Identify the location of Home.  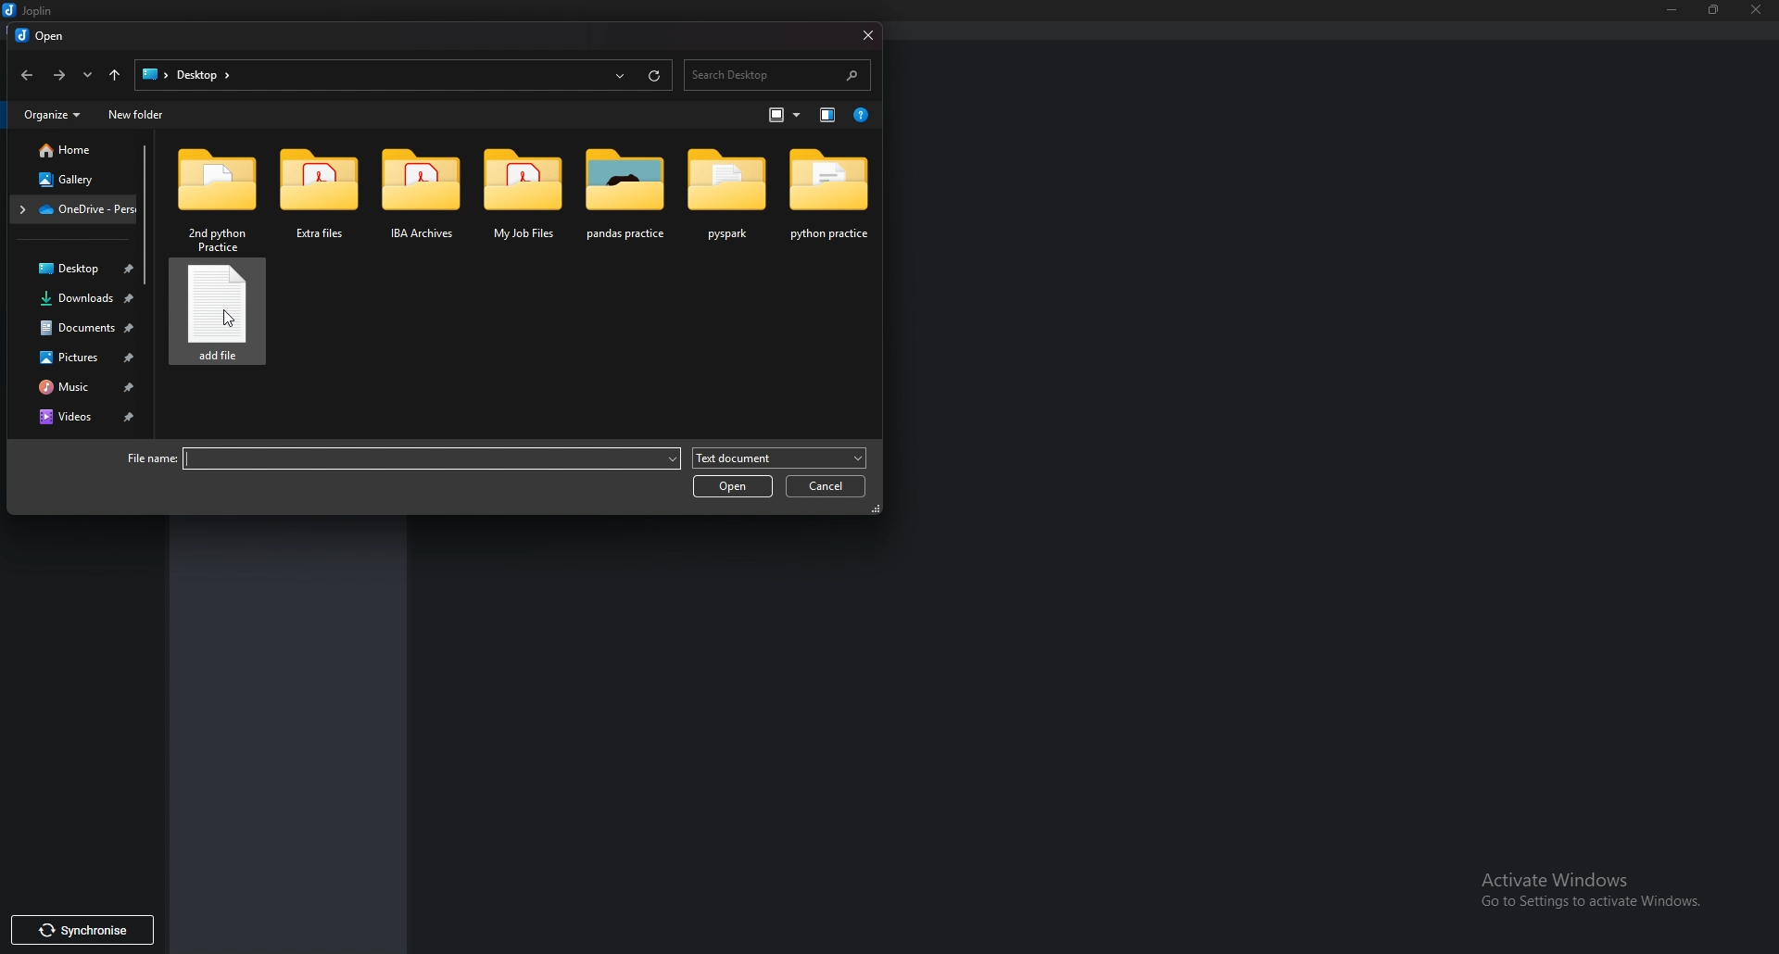
(69, 151).